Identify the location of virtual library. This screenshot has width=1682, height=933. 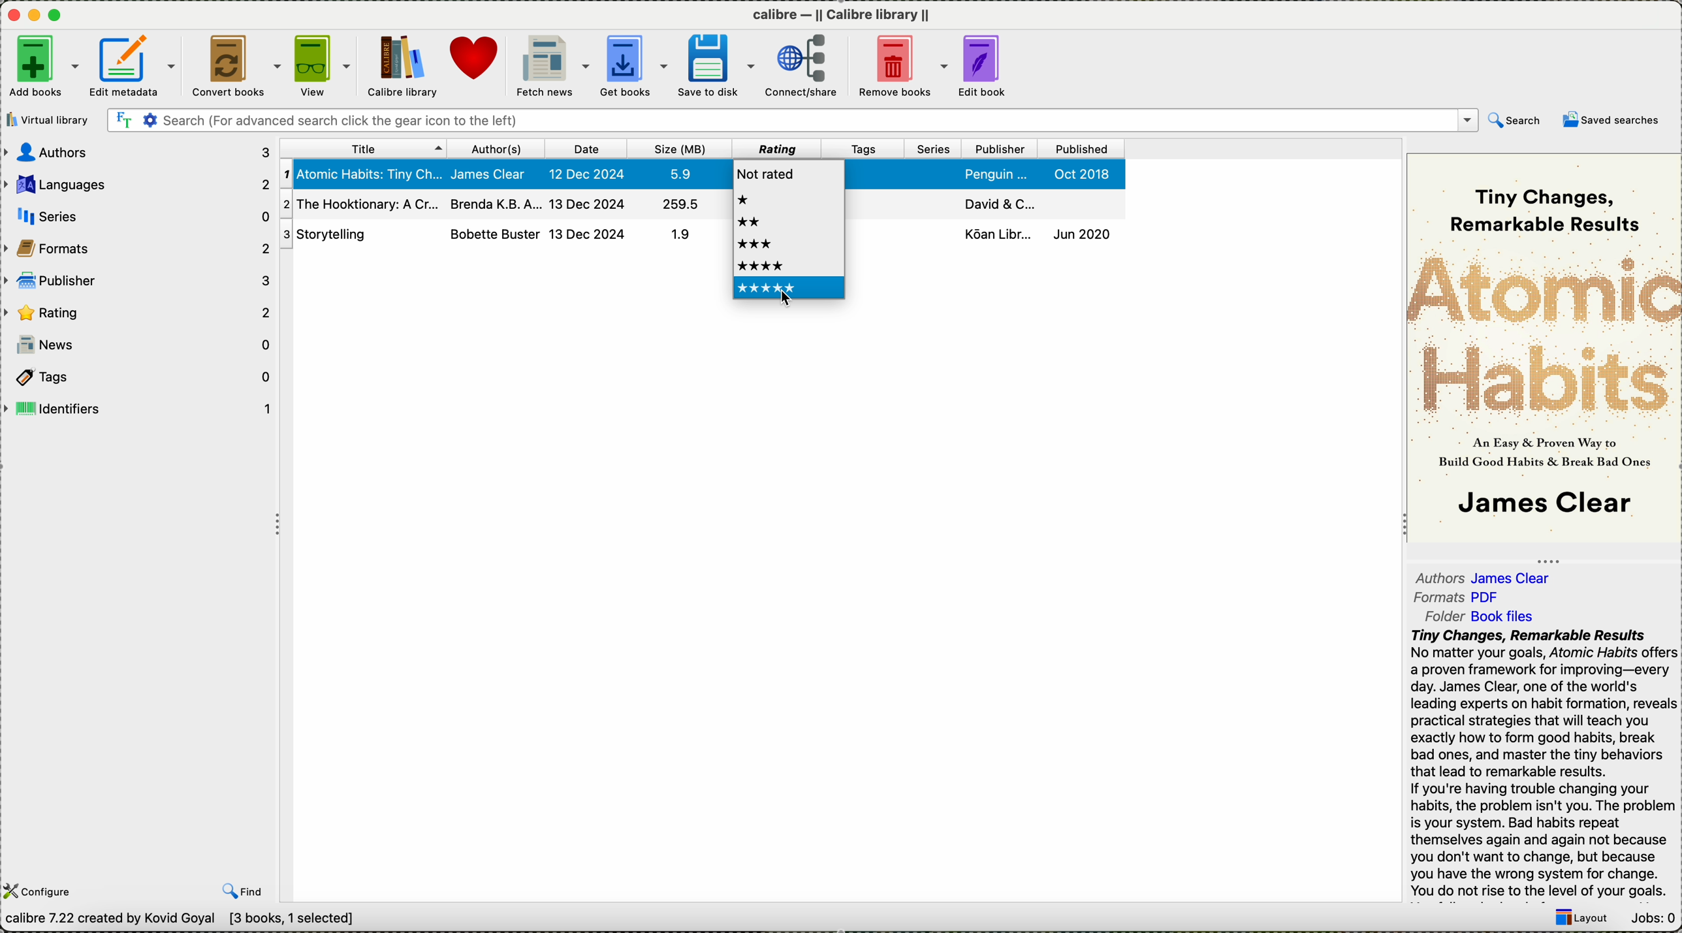
(52, 119).